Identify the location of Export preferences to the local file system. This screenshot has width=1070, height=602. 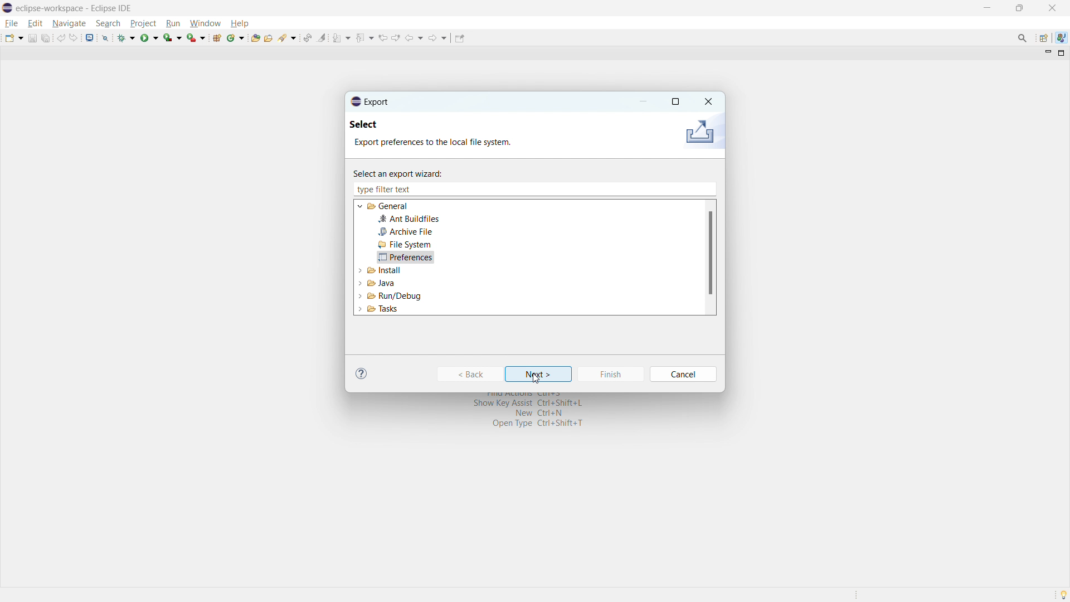
(433, 143).